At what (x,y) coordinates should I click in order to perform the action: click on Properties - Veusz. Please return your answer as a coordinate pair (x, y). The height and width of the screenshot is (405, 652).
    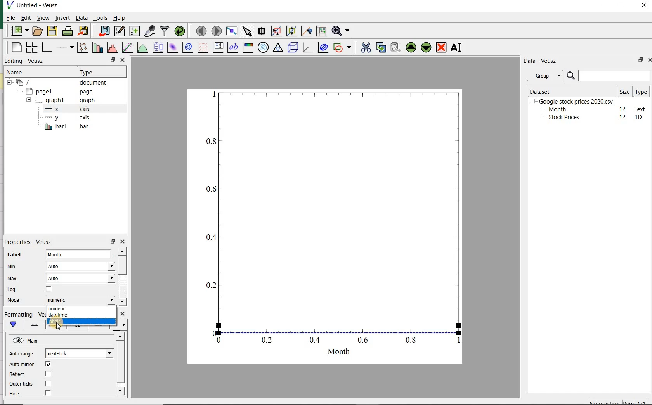
    Looking at the image, I should click on (31, 242).